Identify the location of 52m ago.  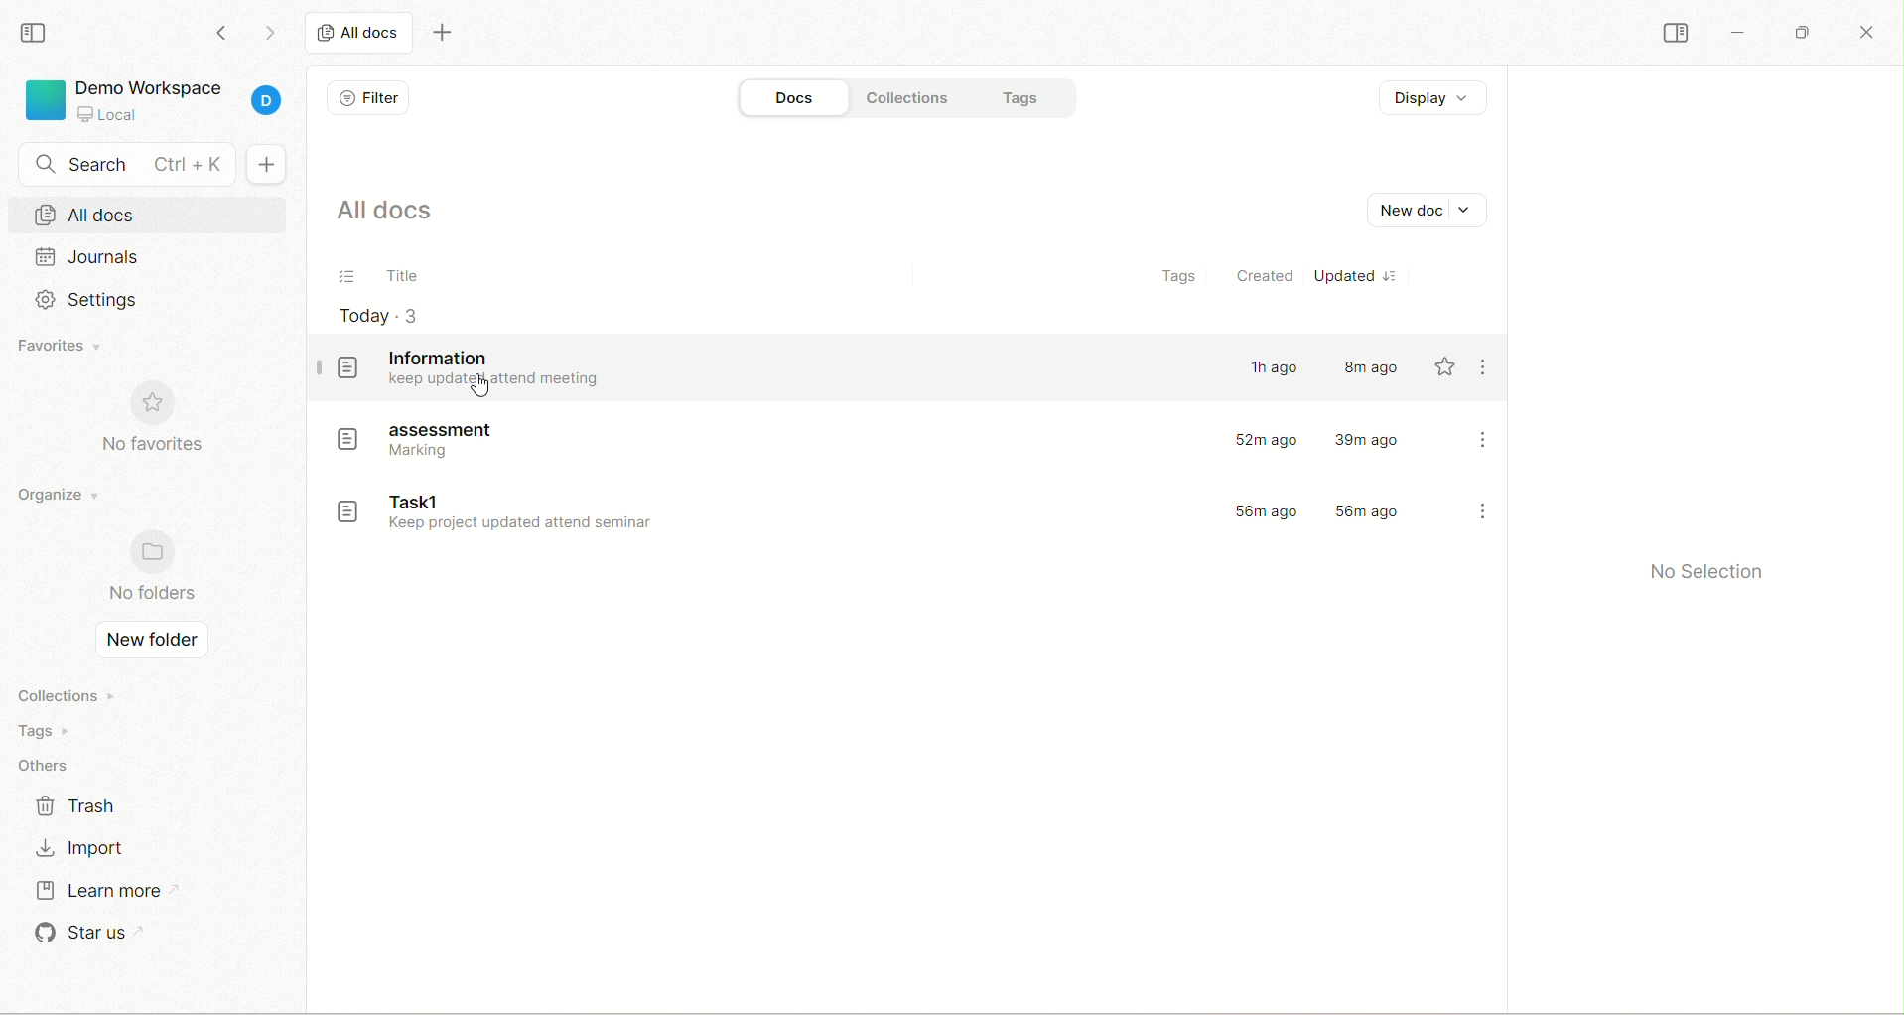
(1266, 442).